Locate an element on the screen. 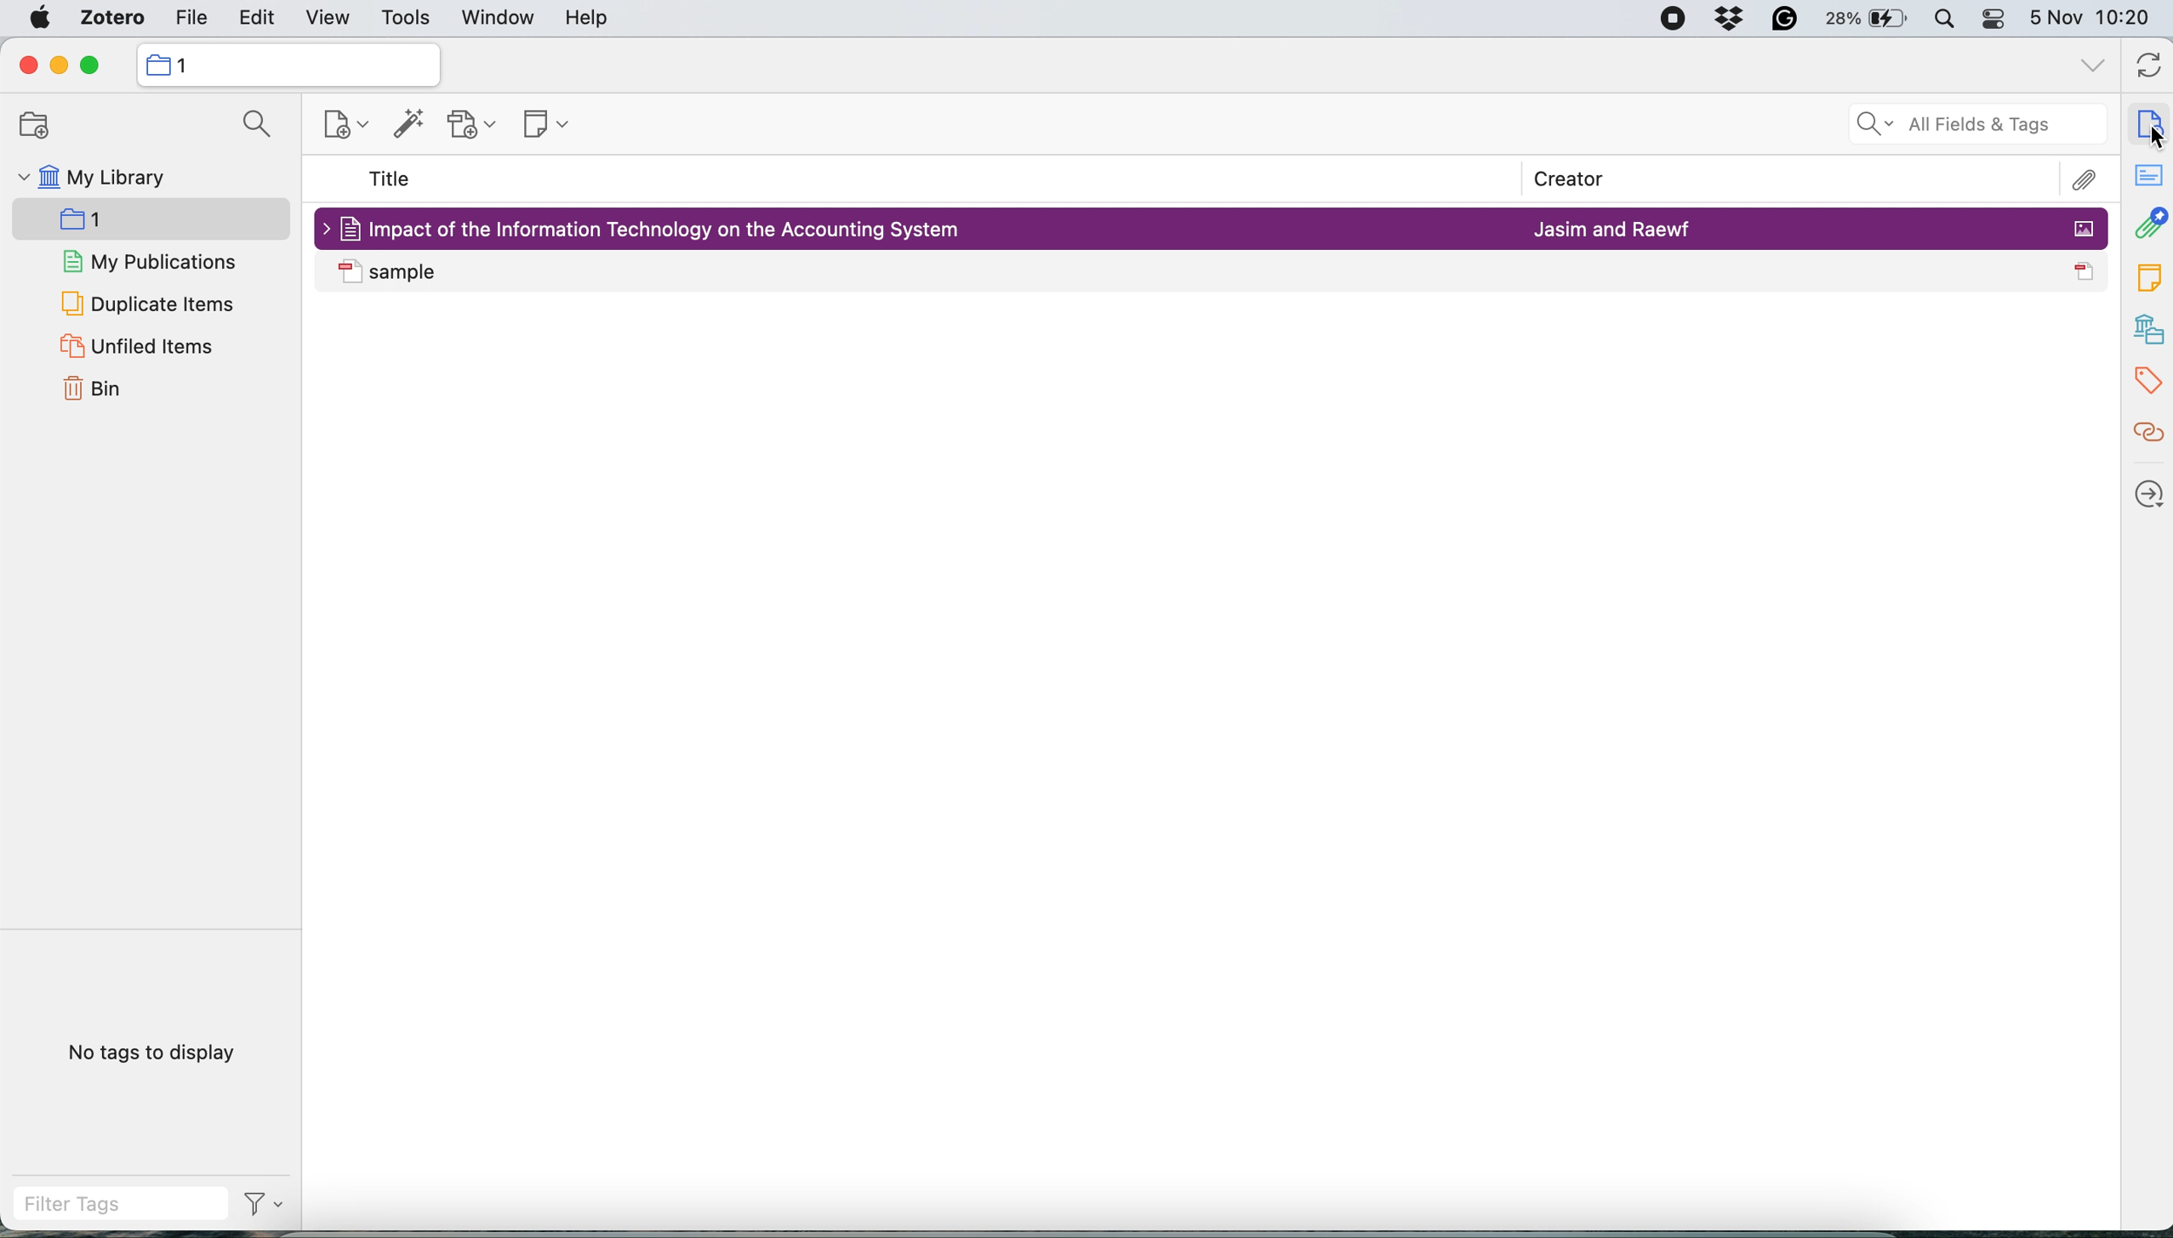  unfiled items is located at coordinates (138, 346).